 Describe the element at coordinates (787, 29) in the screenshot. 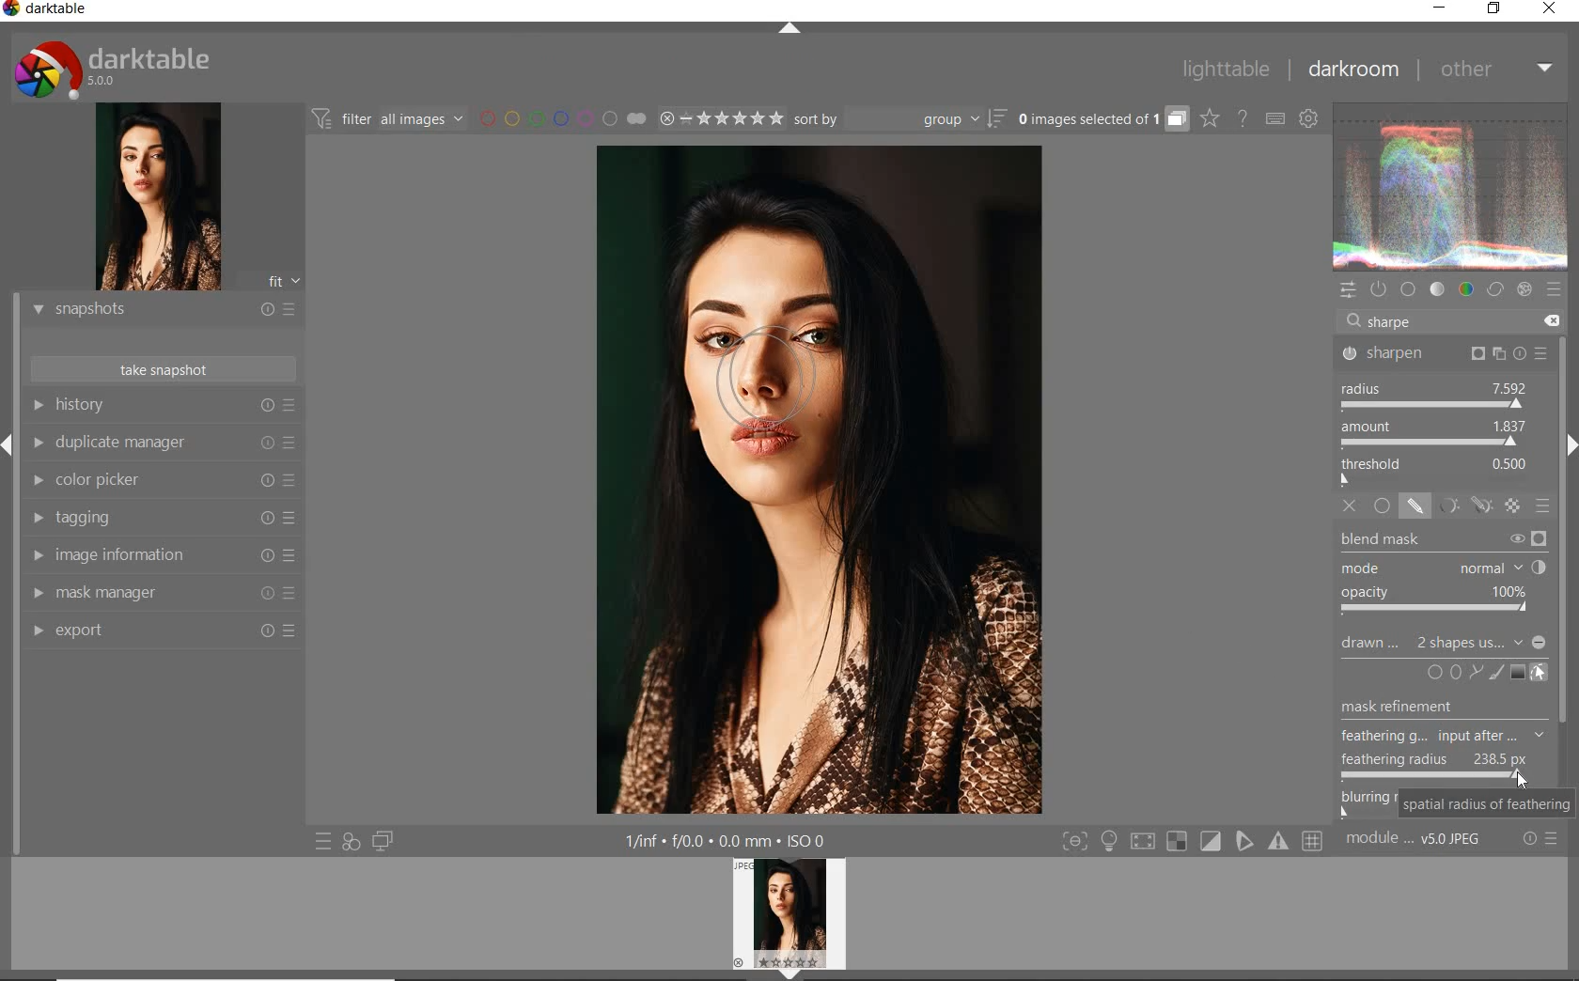

I see `EXPAND/COLLAPSE` at that location.